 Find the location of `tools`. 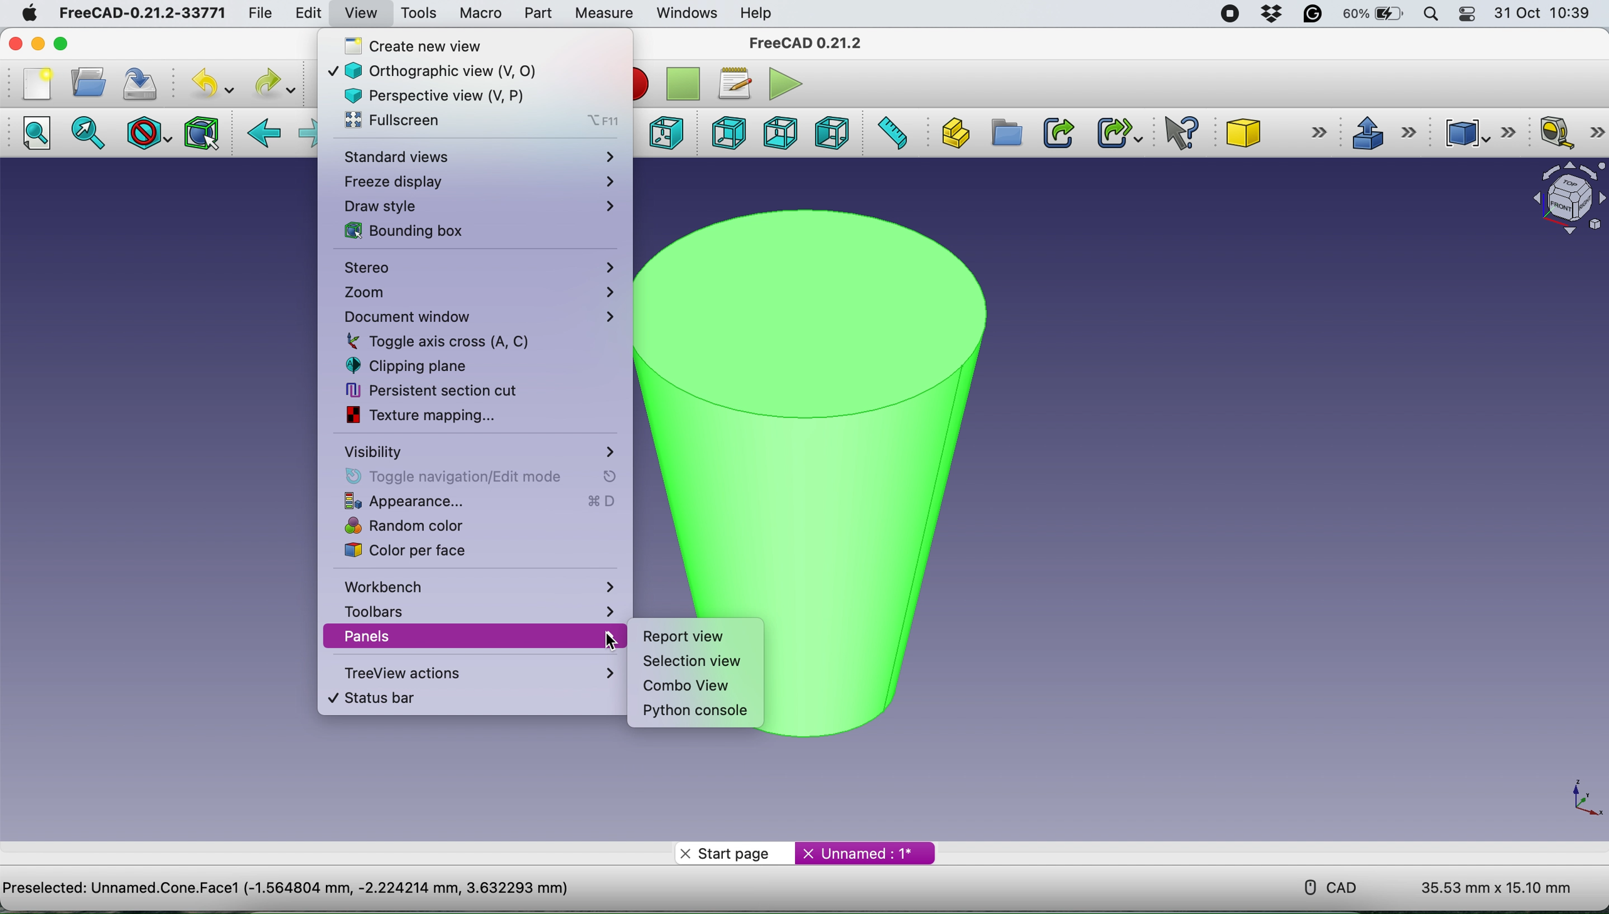

tools is located at coordinates (419, 14).